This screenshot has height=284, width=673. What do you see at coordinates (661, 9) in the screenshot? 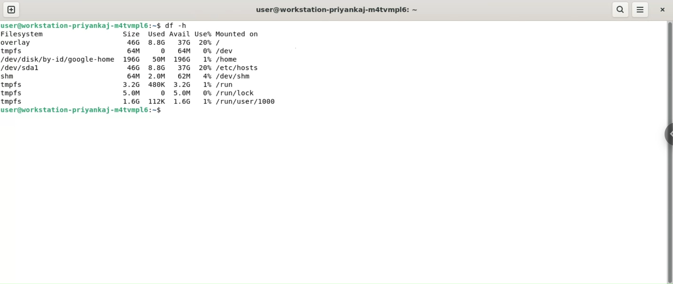
I see `close` at bounding box center [661, 9].